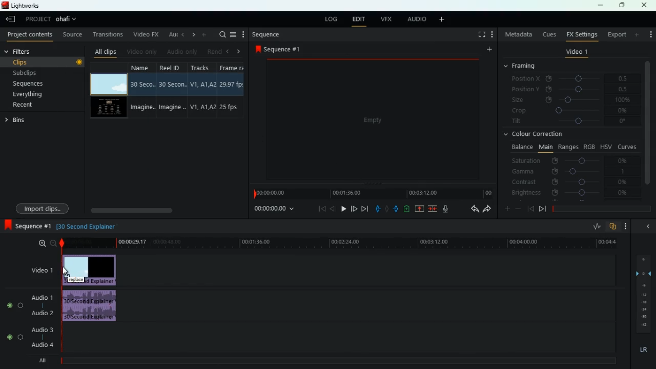 The height and width of the screenshot is (369, 656). What do you see at coordinates (143, 91) in the screenshot?
I see `name` at bounding box center [143, 91].